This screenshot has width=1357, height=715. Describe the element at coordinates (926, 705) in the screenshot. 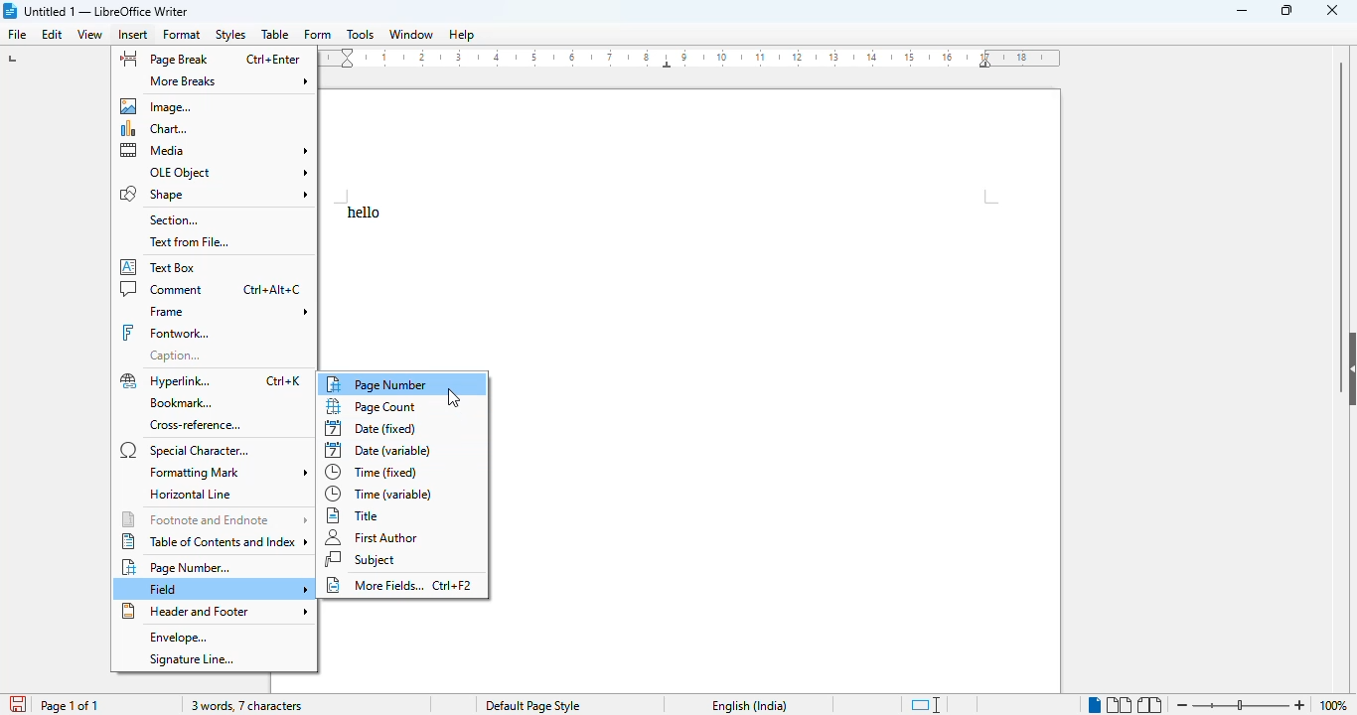

I see `standard selection` at that location.